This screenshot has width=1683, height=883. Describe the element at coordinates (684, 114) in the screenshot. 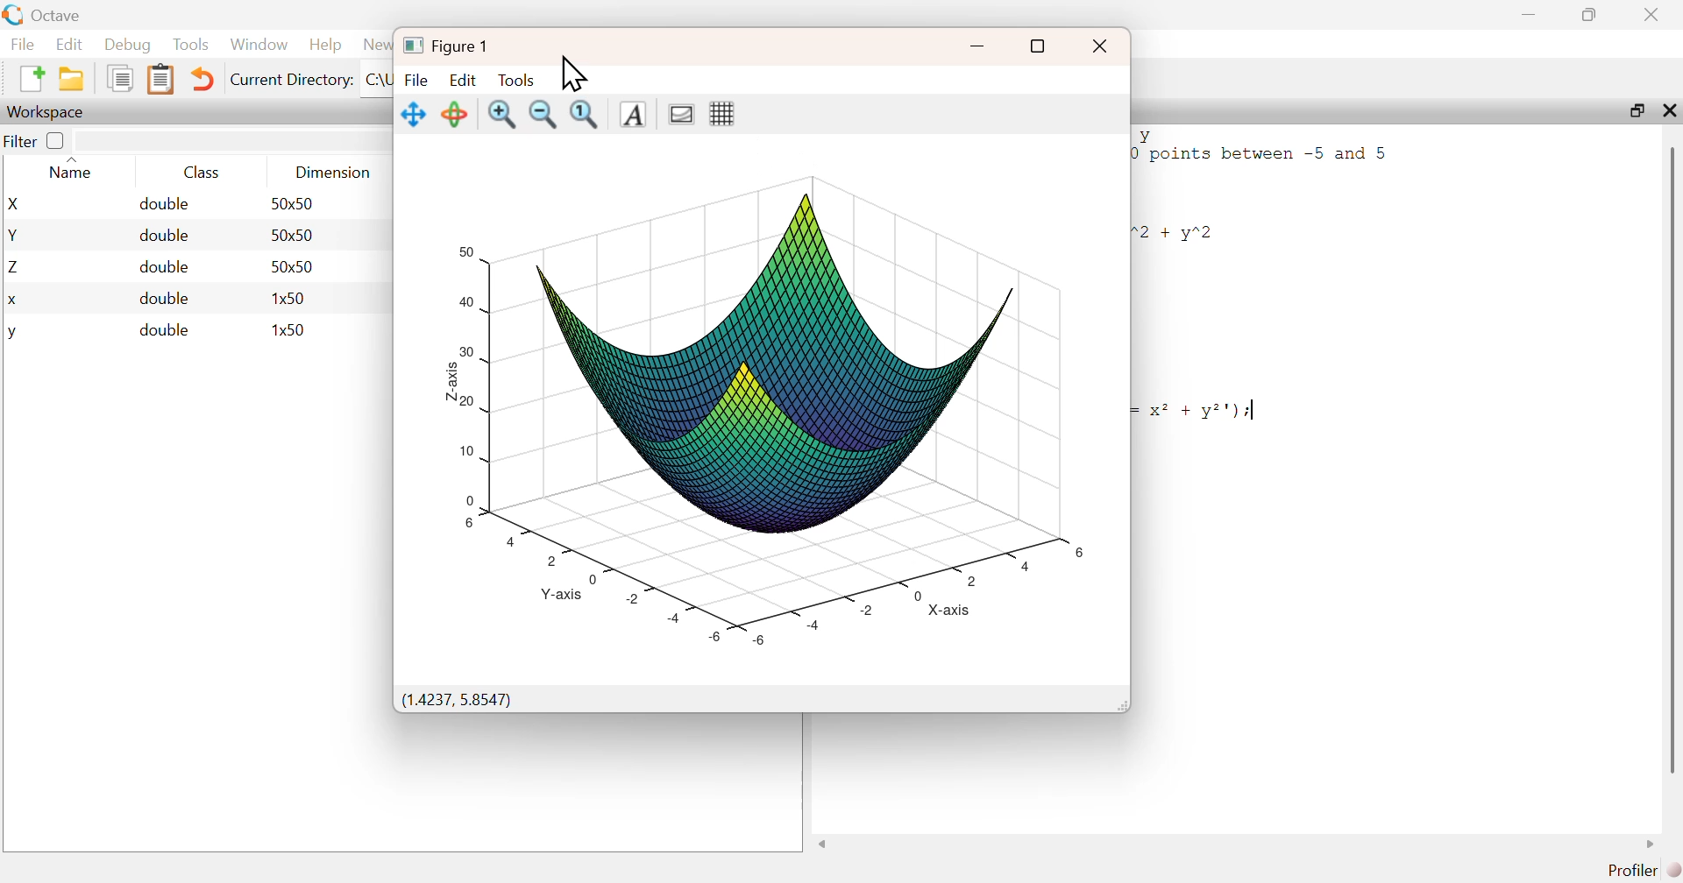

I see `Gradient` at that location.